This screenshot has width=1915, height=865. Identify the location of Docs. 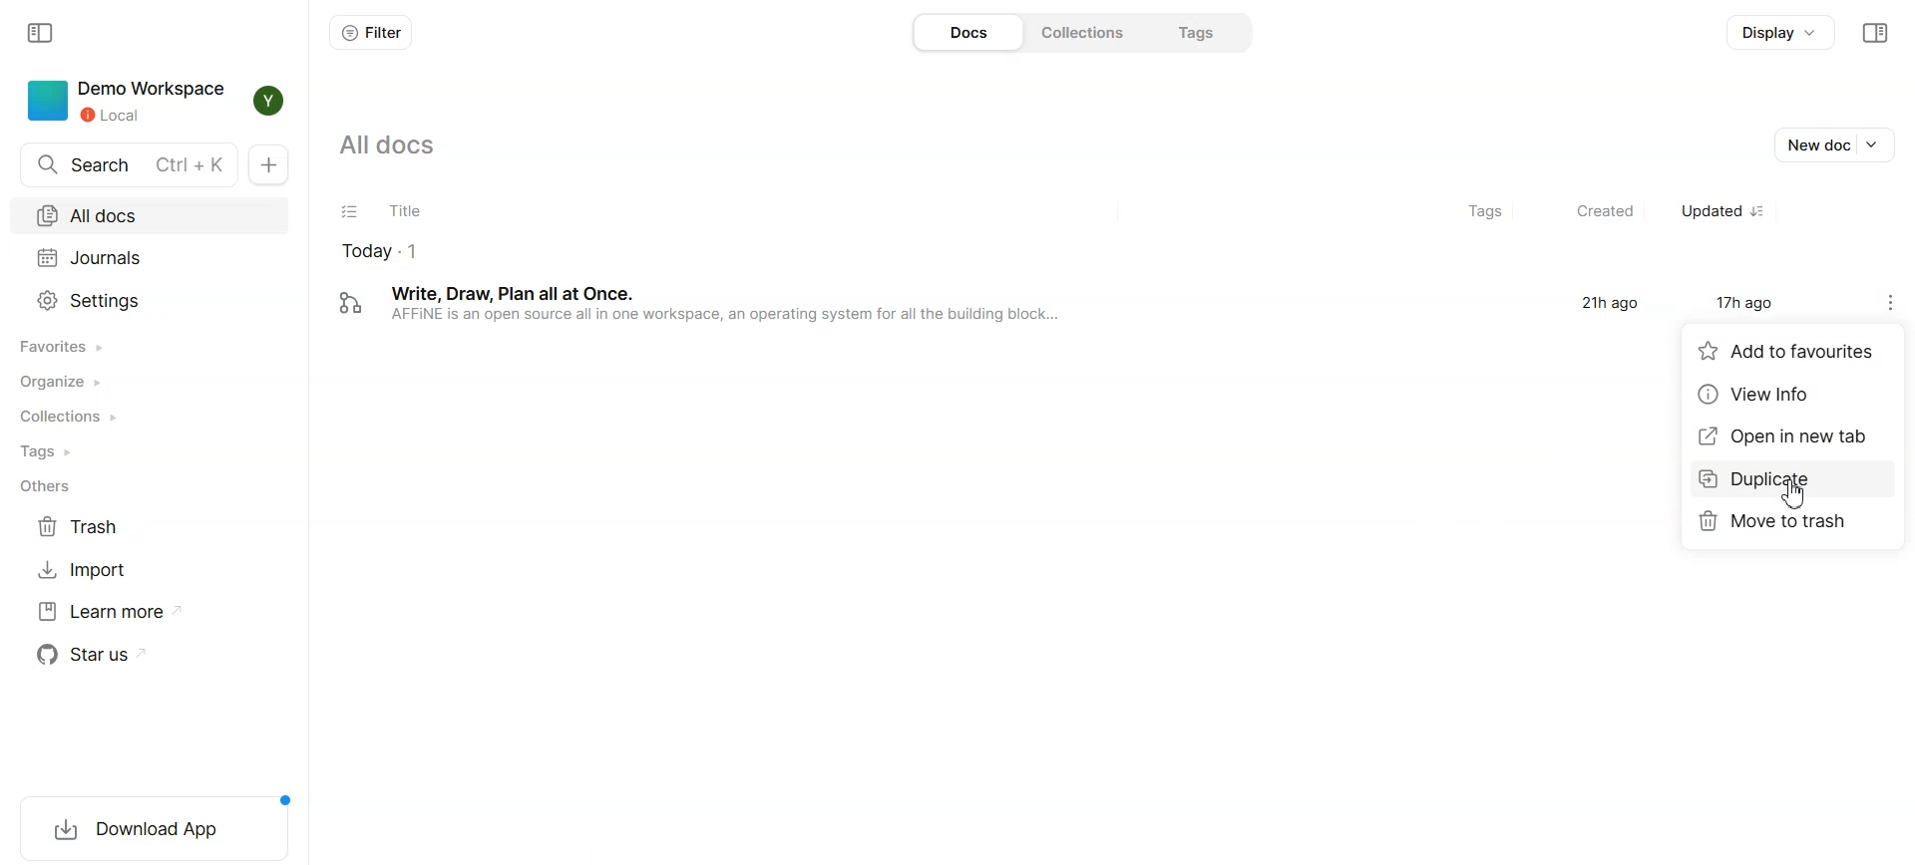
(963, 33).